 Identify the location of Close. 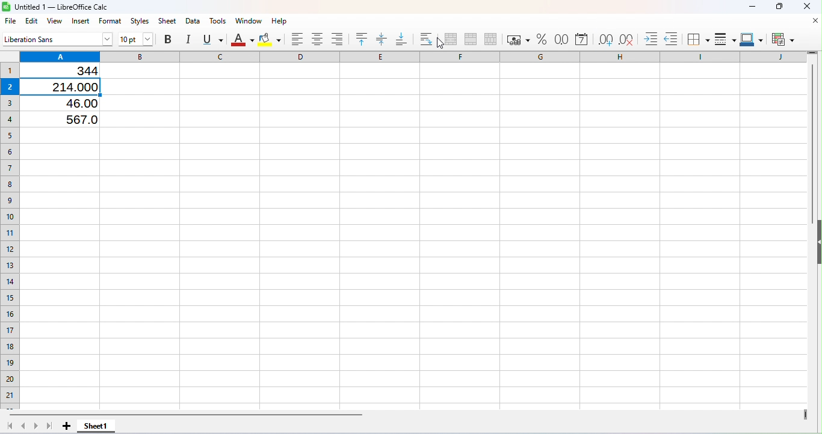
(803, 7).